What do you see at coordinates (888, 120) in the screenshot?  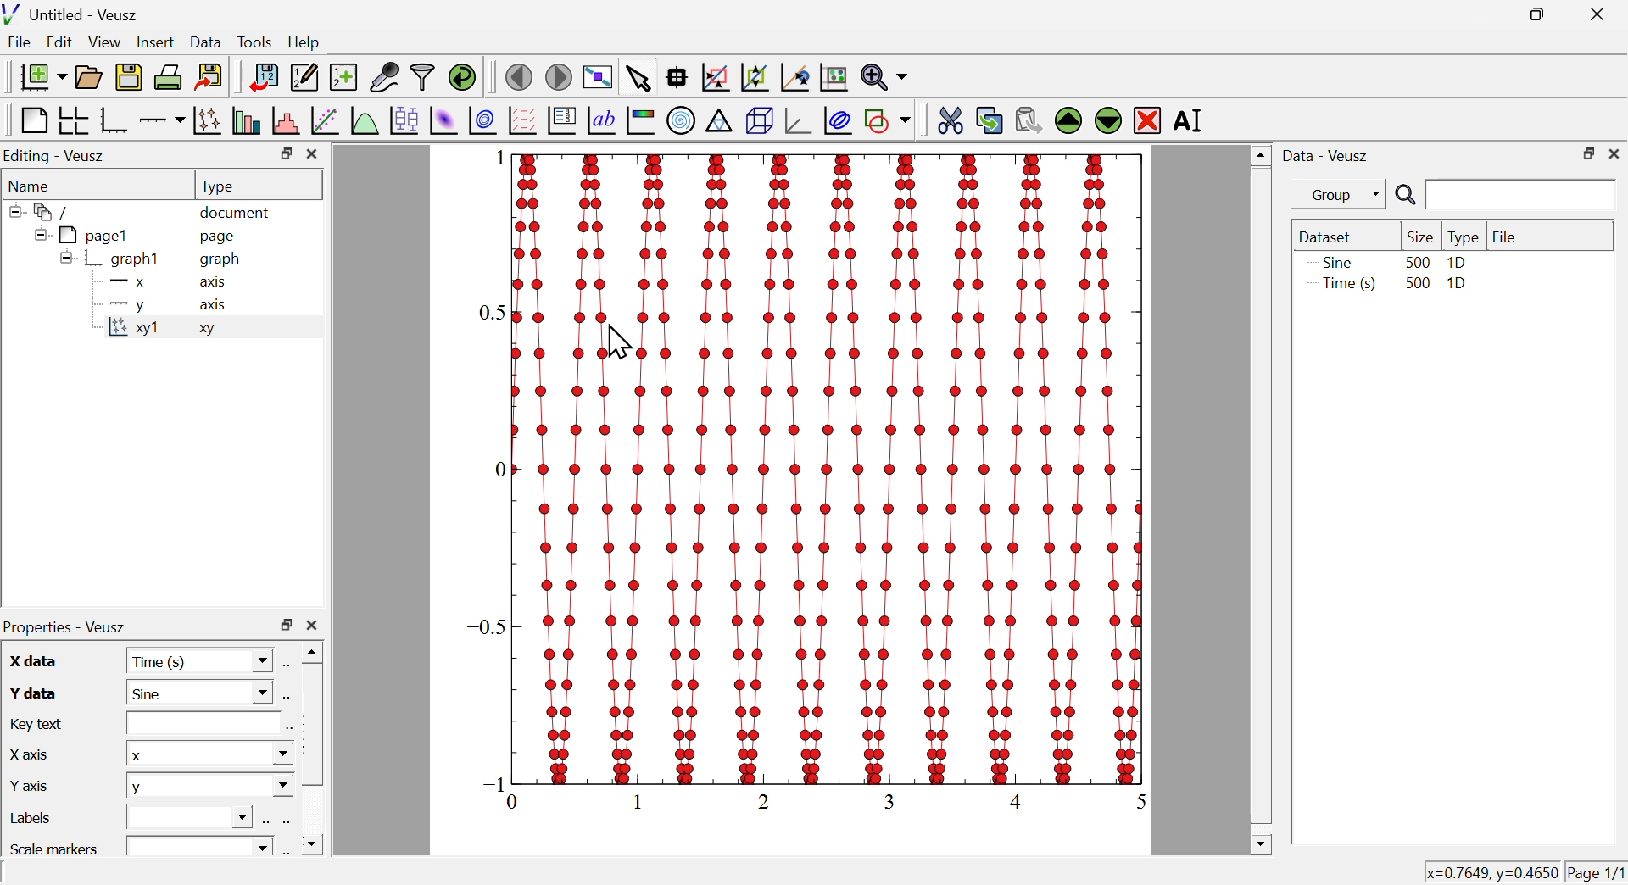 I see `add a shape to the plot` at bounding box center [888, 120].